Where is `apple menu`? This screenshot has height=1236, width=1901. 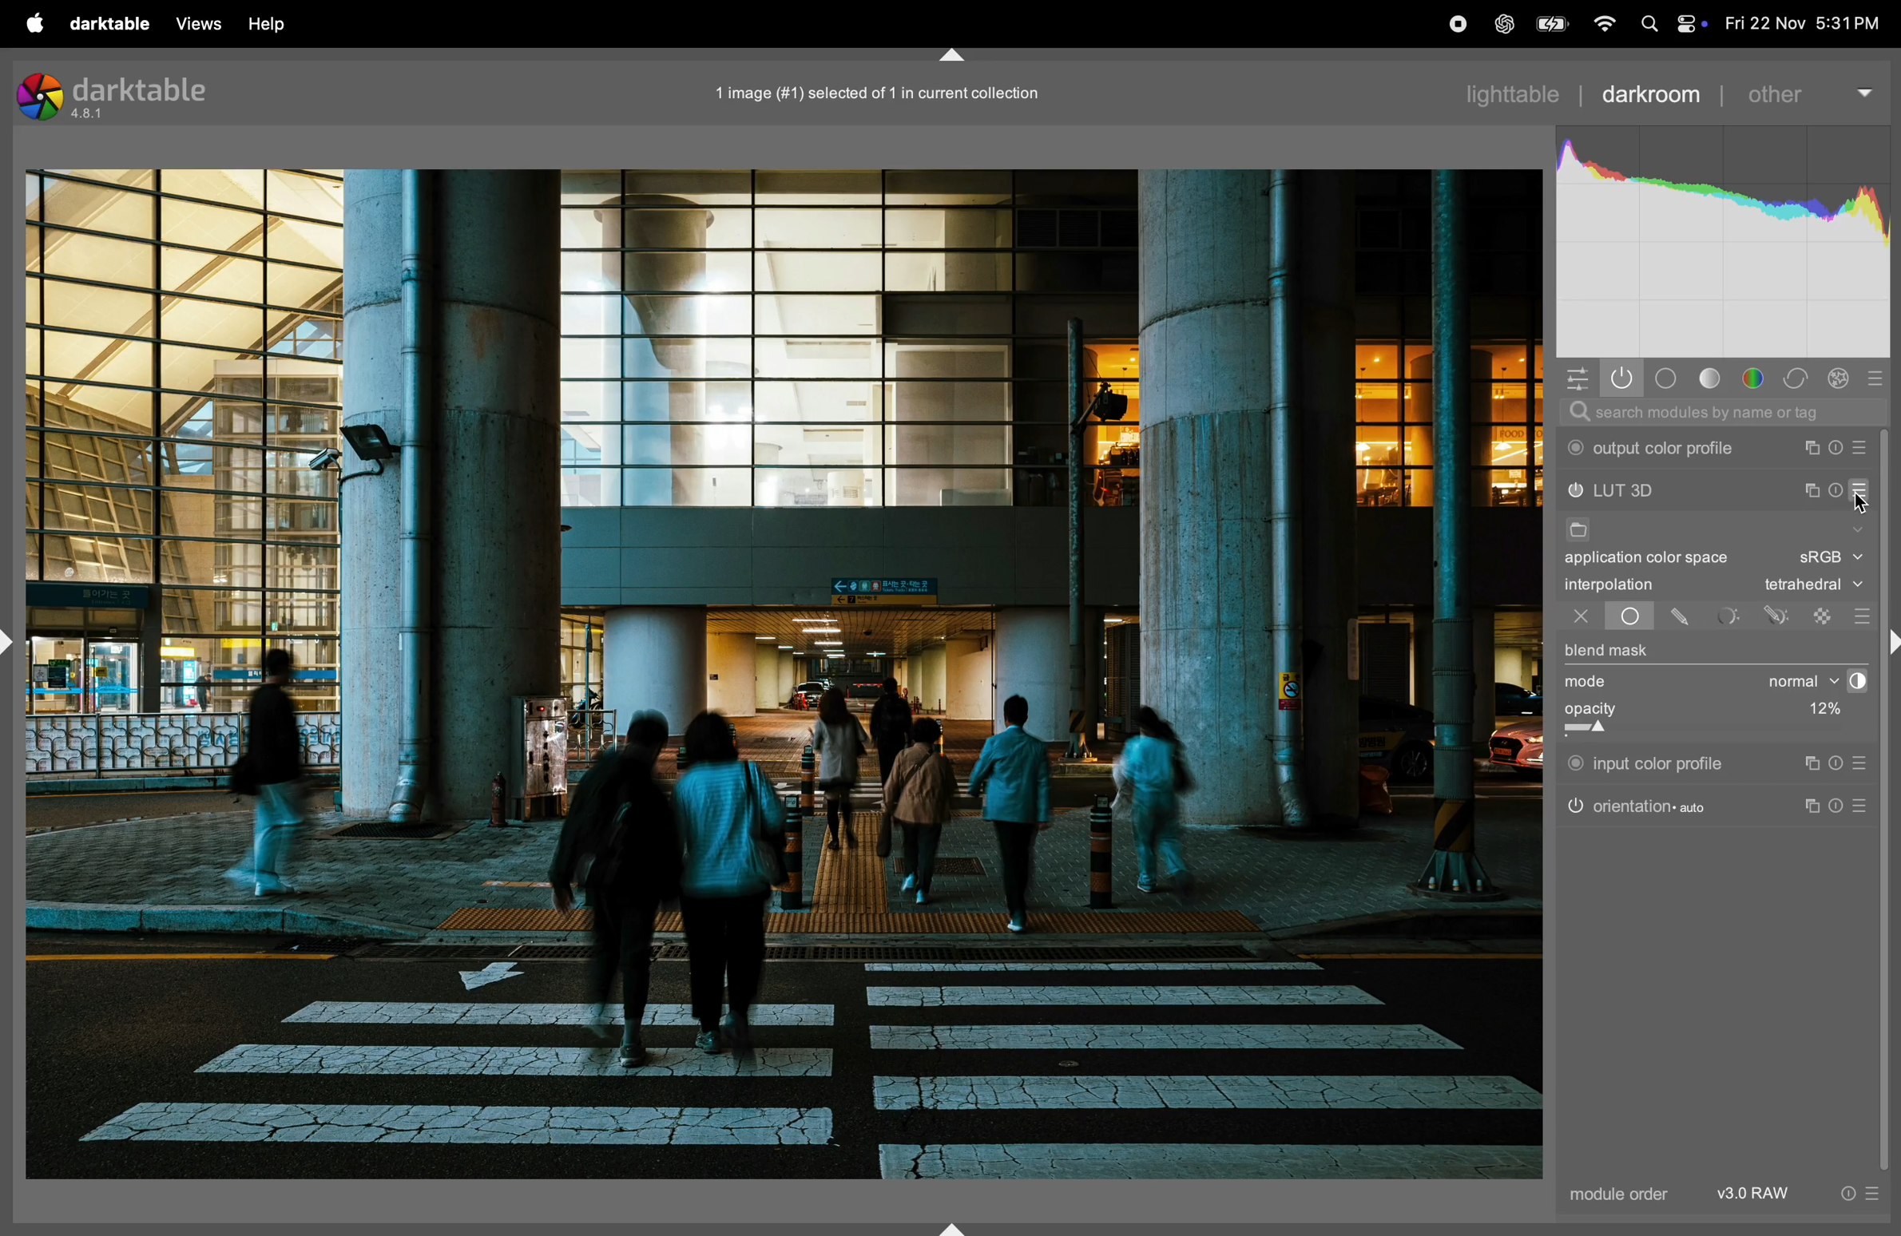
apple menu is located at coordinates (26, 22).